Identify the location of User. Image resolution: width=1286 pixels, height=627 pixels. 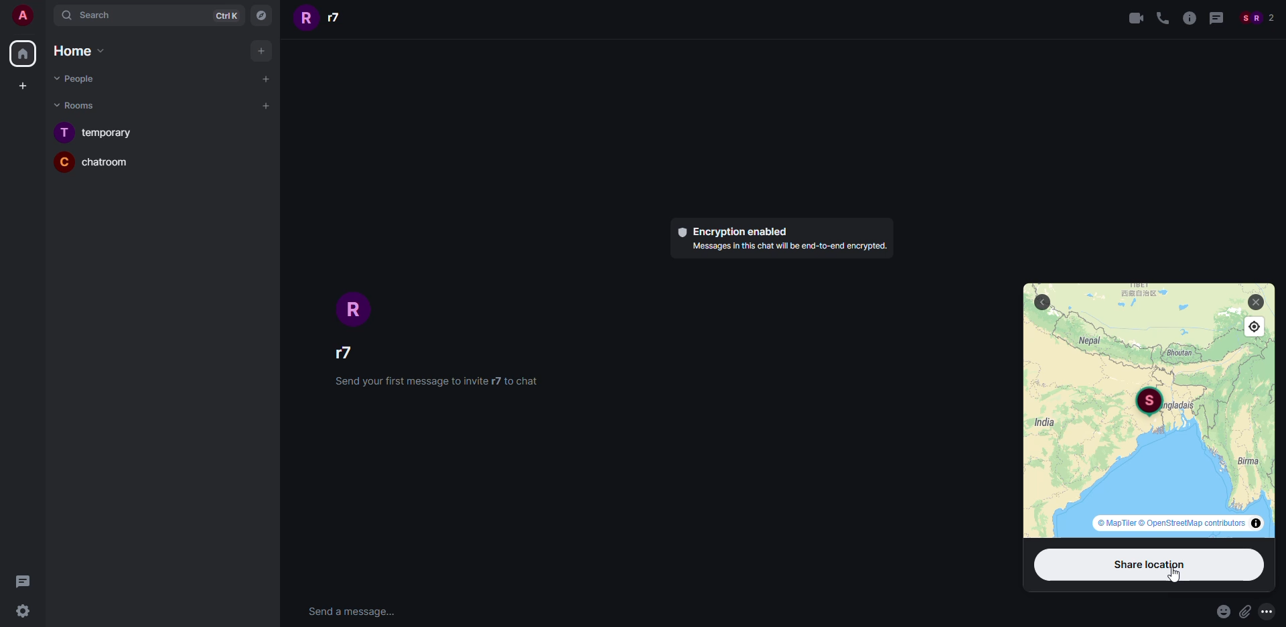
(20, 15).